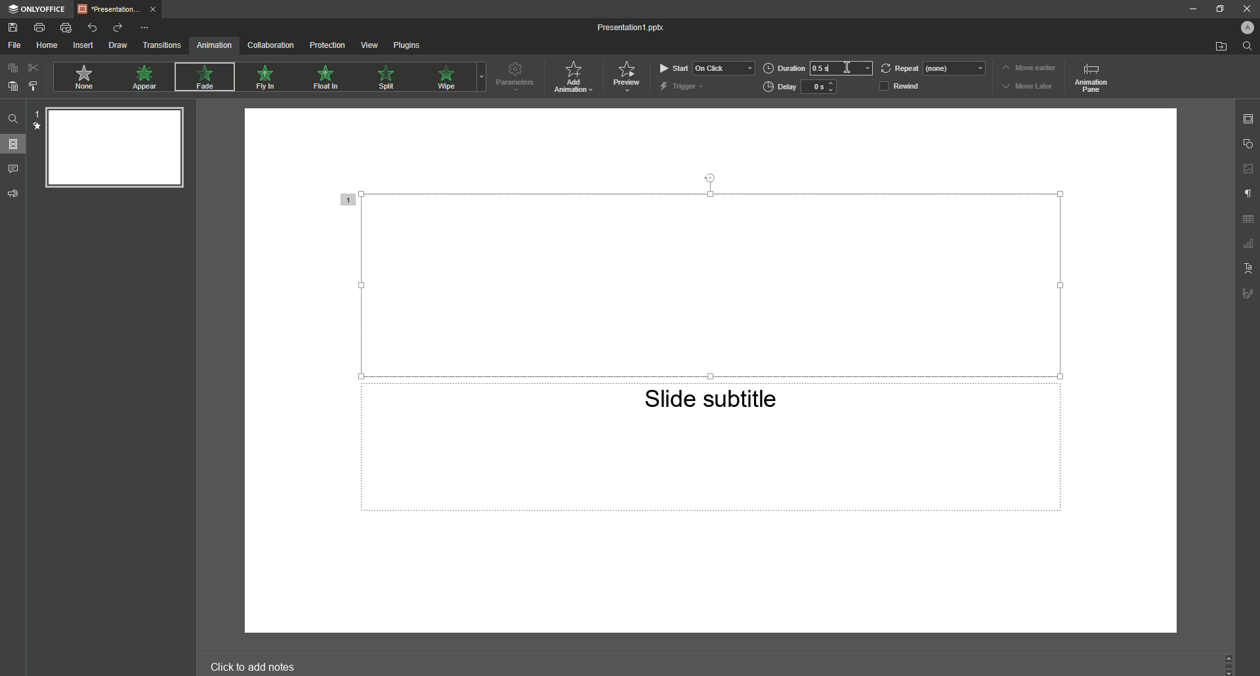 Image resolution: width=1260 pixels, height=676 pixels. Describe the element at coordinates (33, 86) in the screenshot. I see `Choose Style` at that location.